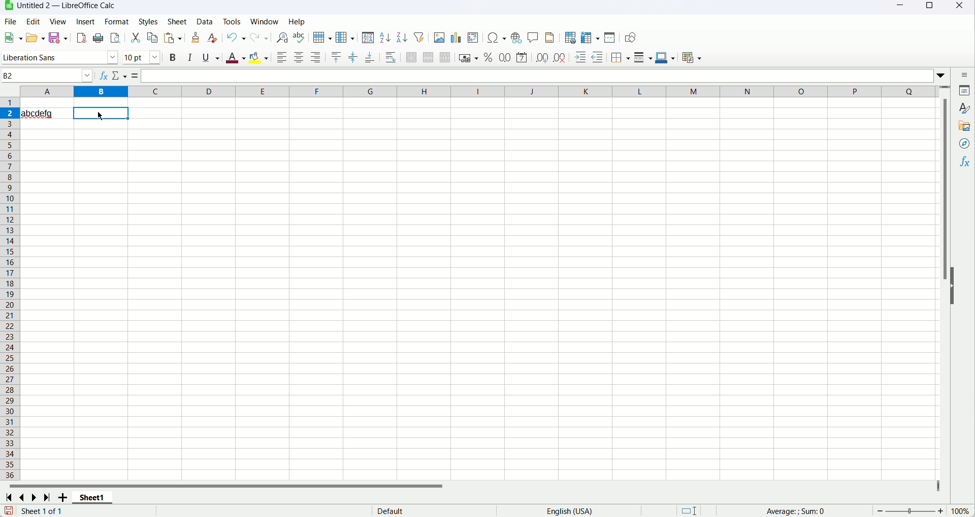  Describe the element at coordinates (542, 57) in the screenshot. I see `add decimal place` at that location.